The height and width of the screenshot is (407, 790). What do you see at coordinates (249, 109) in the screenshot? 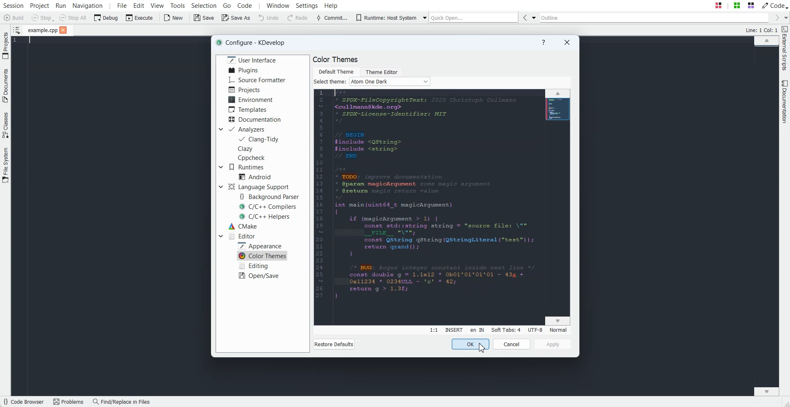
I see `Templates` at bounding box center [249, 109].